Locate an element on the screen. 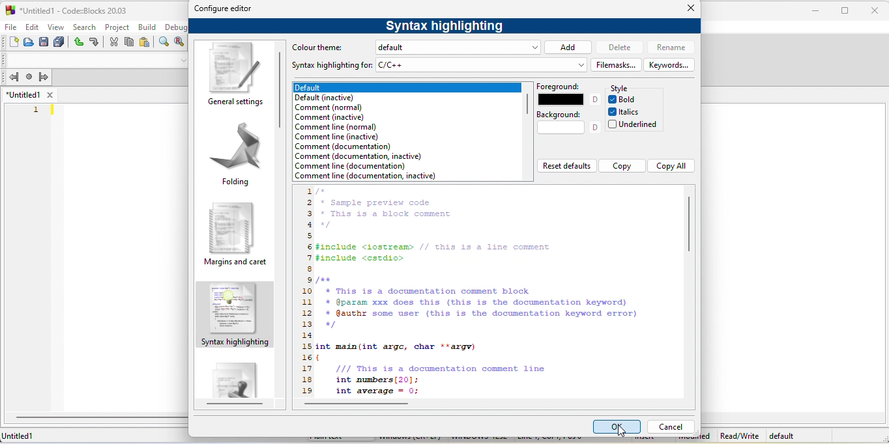 This screenshot has height=444, width=889. cursor movement is located at coordinates (622, 431).